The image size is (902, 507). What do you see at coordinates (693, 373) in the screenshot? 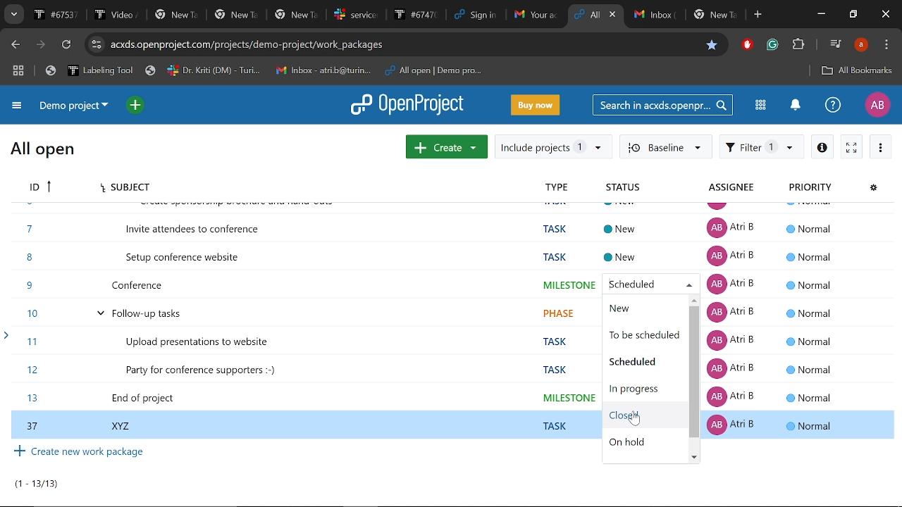
I see `Vertical scrollbar` at bounding box center [693, 373].